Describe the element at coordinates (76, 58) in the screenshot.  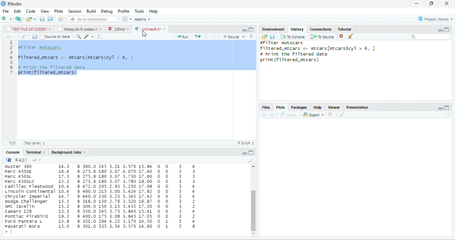
I see `filtered_mtcars <- mtcars[mtcarsscyl > 6, ]` at that location.